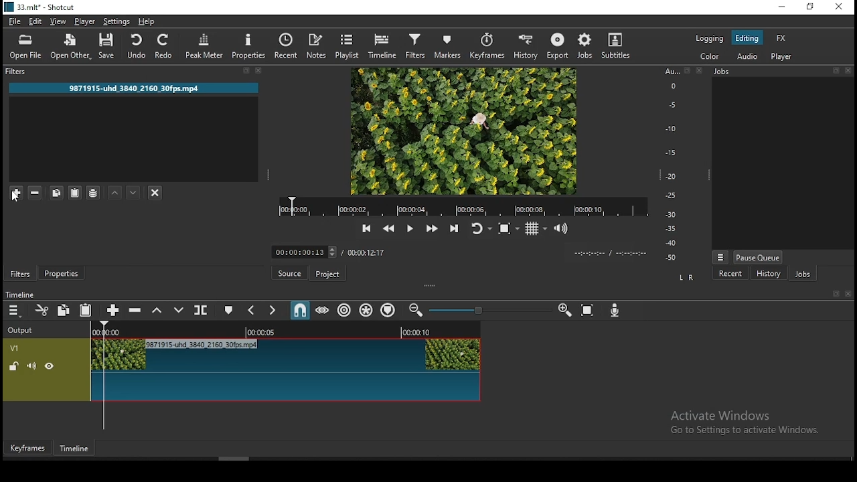 Image resolution: width=857 pixels, height=482 pixels. What do you see at coordinates (156, 309) in the screenshot?
I see `lift` at bounding box center [156, 309].